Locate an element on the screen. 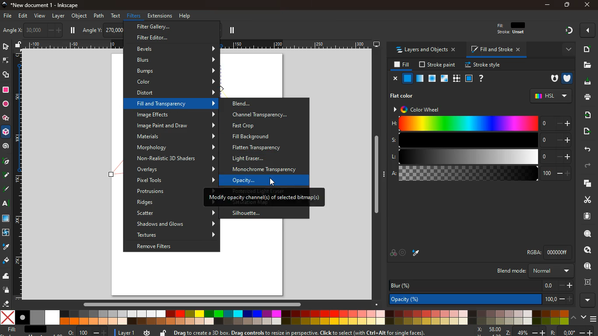  Scrollbar is located at coordinates (192, 303).